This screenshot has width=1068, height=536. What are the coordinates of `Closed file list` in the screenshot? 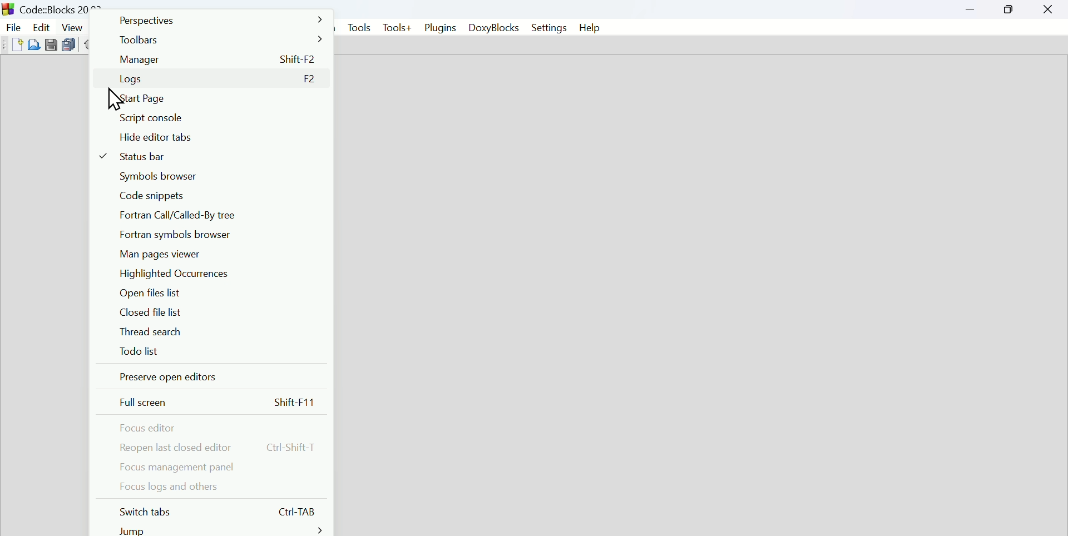 It's located at (221, 312).